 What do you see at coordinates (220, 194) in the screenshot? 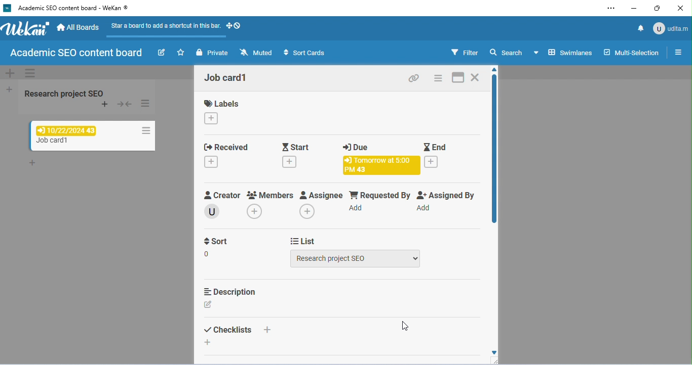
I see `creator` at bounding box center [220, 194].